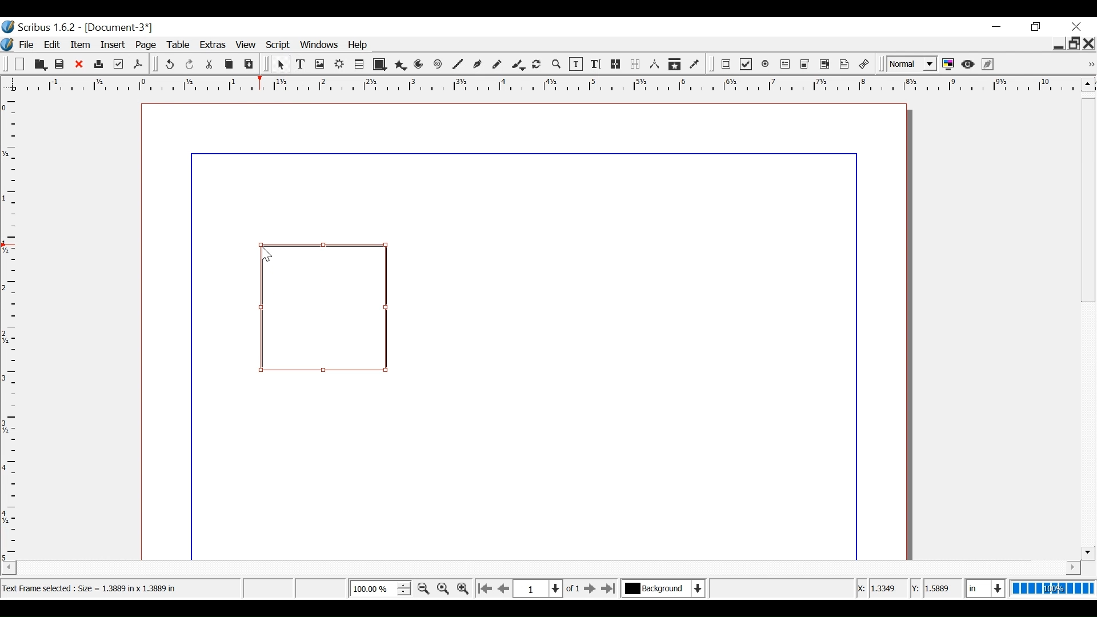 This screenshot has width=1097, height=617. Describe the element at coordinates (609, 588) in the screenshot. I see `Go to the last page` at that location.